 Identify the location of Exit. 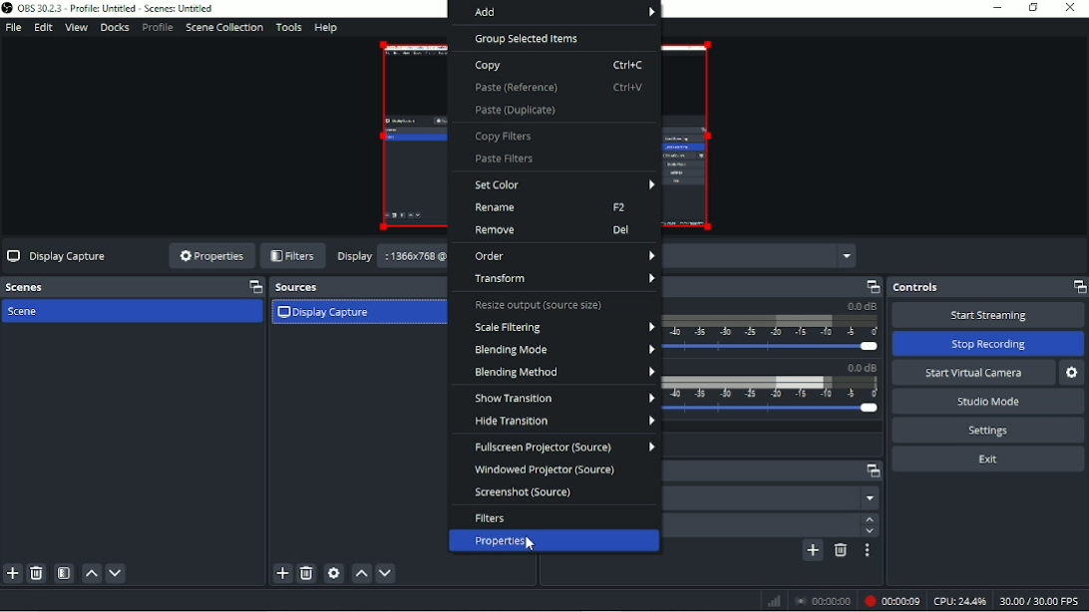
(989, 459).